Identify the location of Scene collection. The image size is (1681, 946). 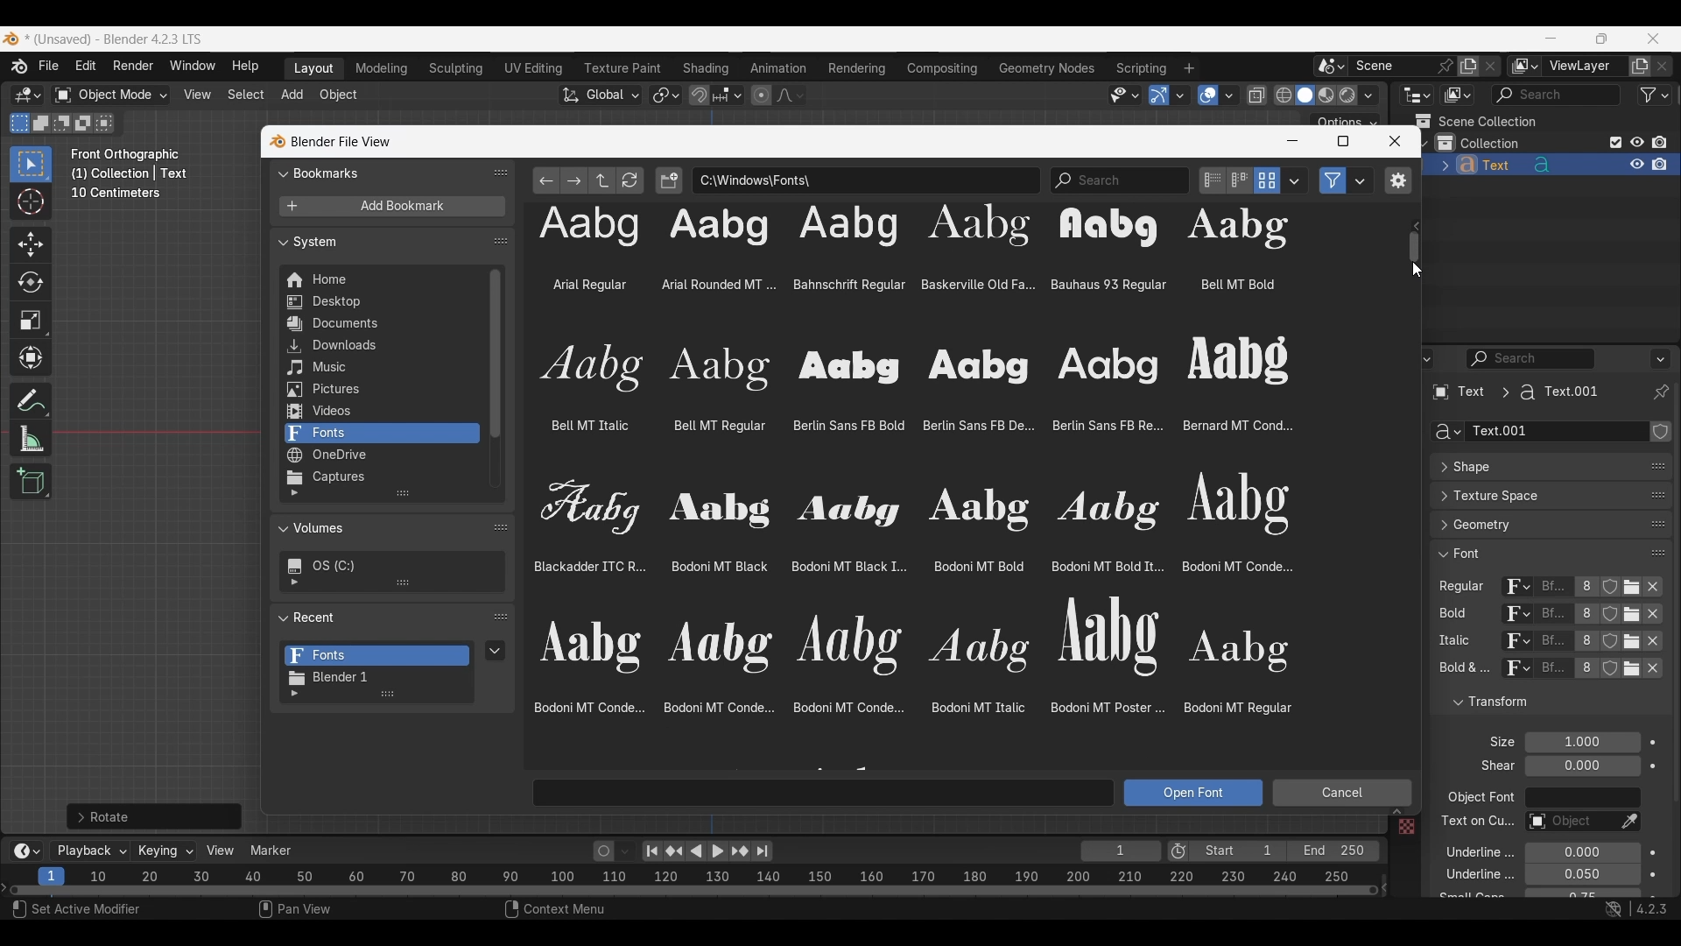
(1475, 121).